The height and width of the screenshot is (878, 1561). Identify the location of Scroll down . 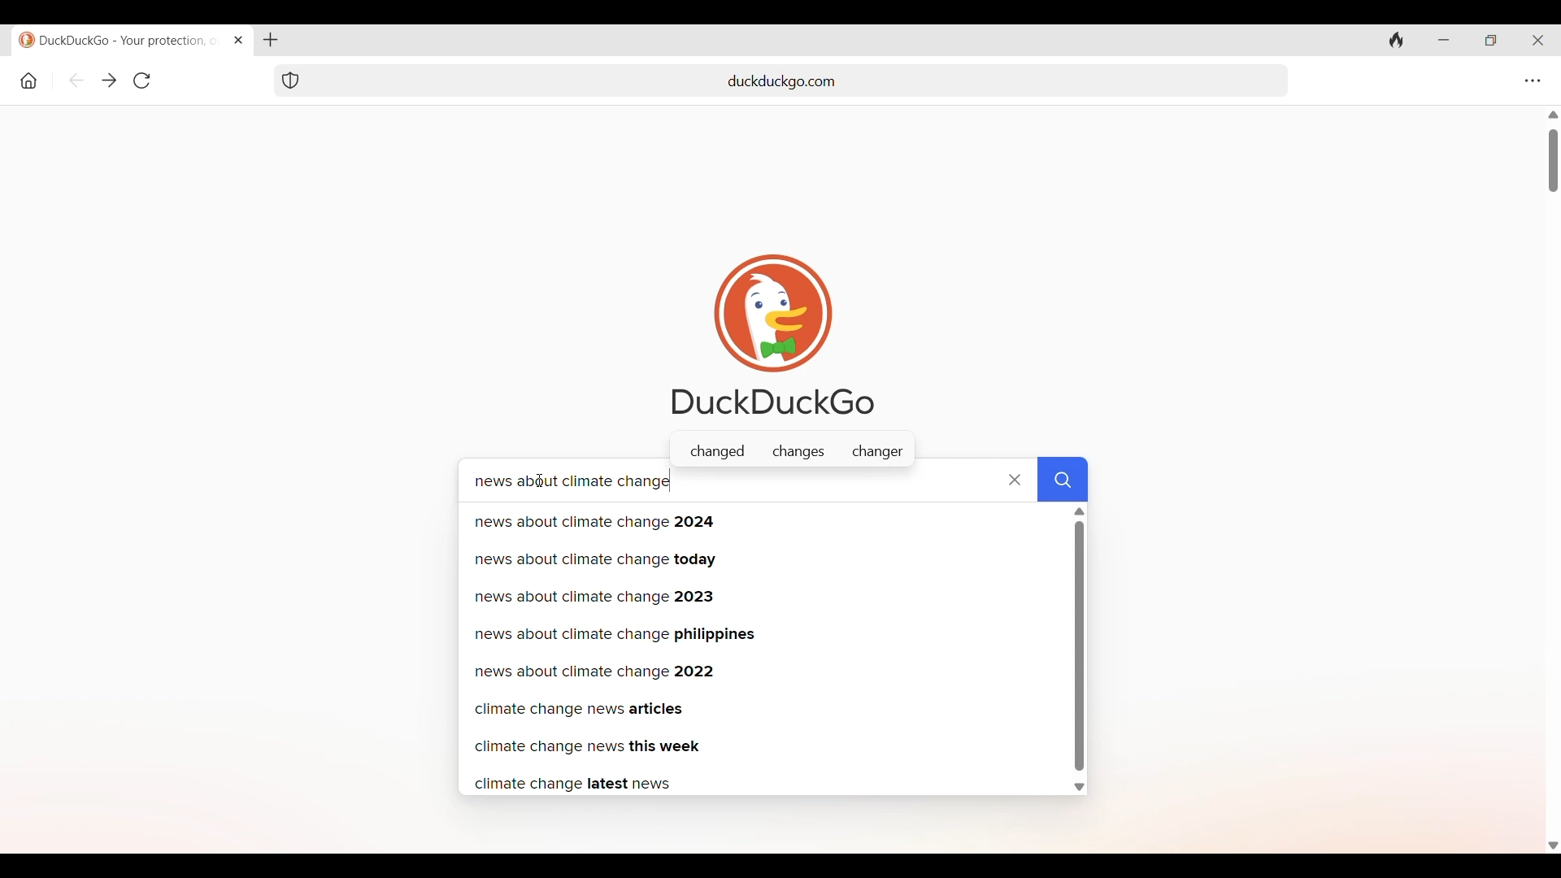
(1551, 846).